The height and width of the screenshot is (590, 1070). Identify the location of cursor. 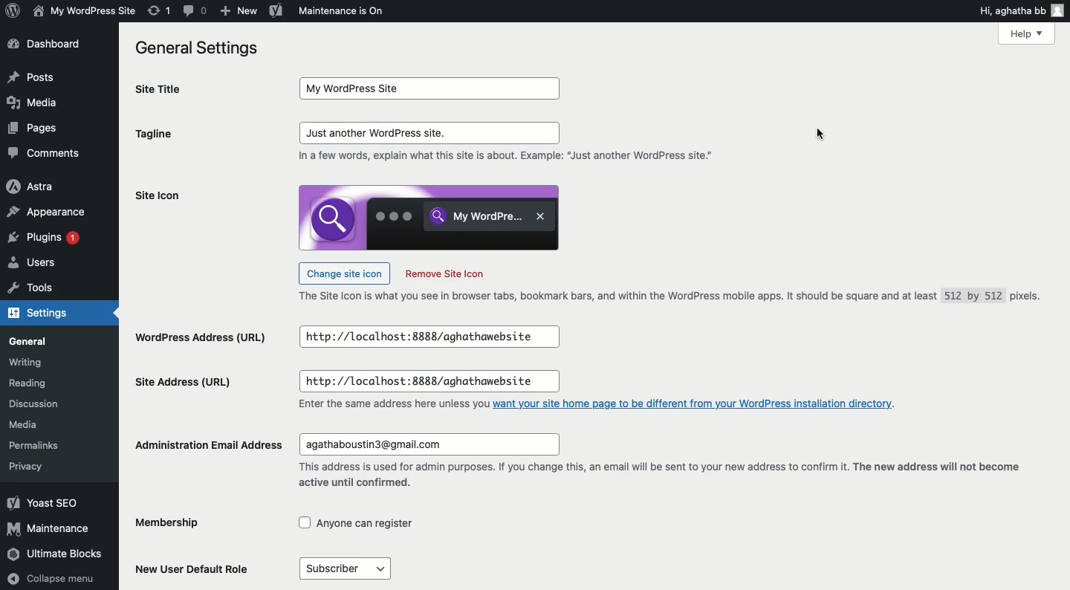
(821, 137).